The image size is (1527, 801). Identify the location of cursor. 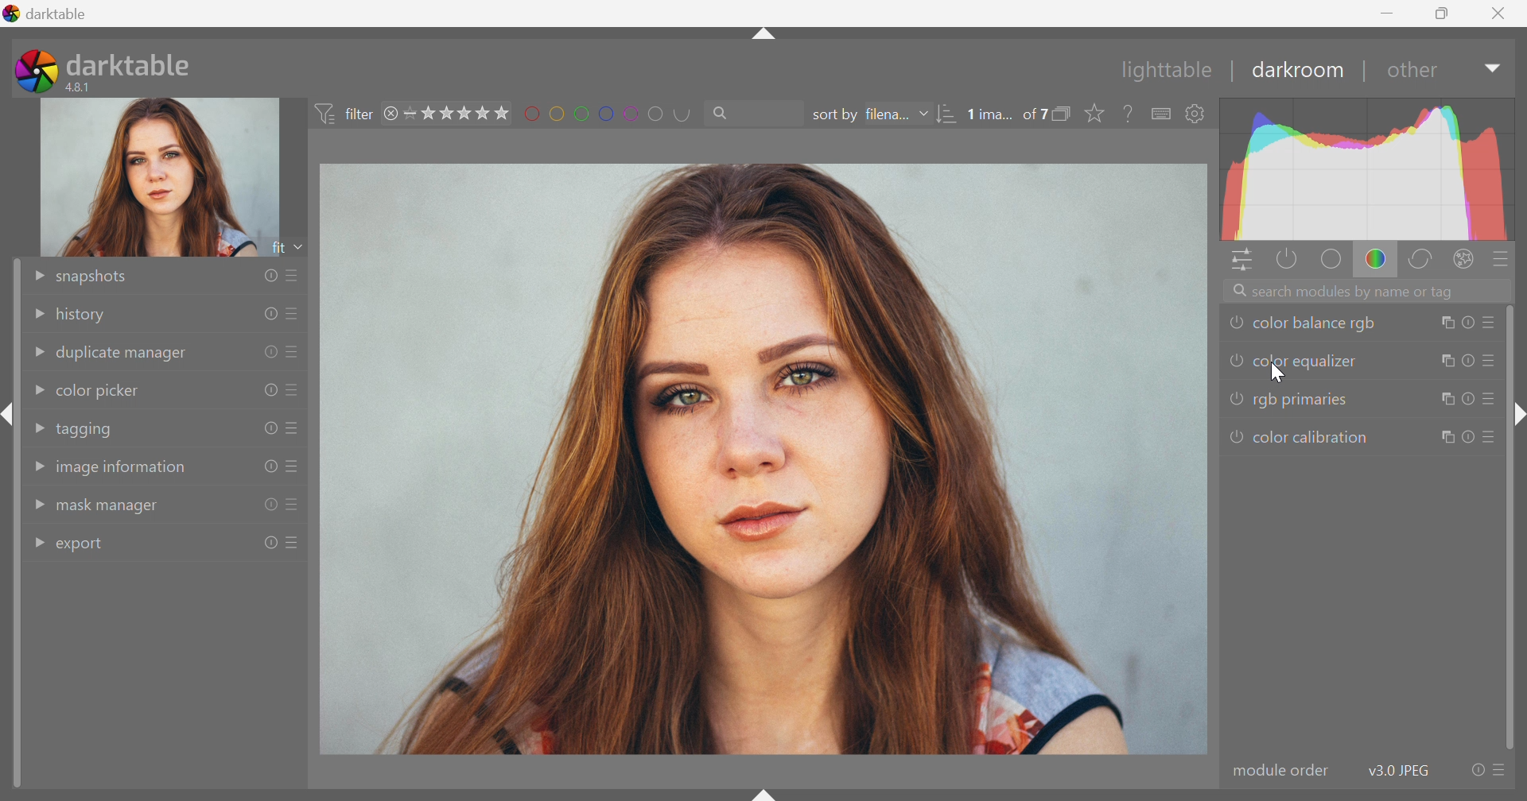
(1278, 373).